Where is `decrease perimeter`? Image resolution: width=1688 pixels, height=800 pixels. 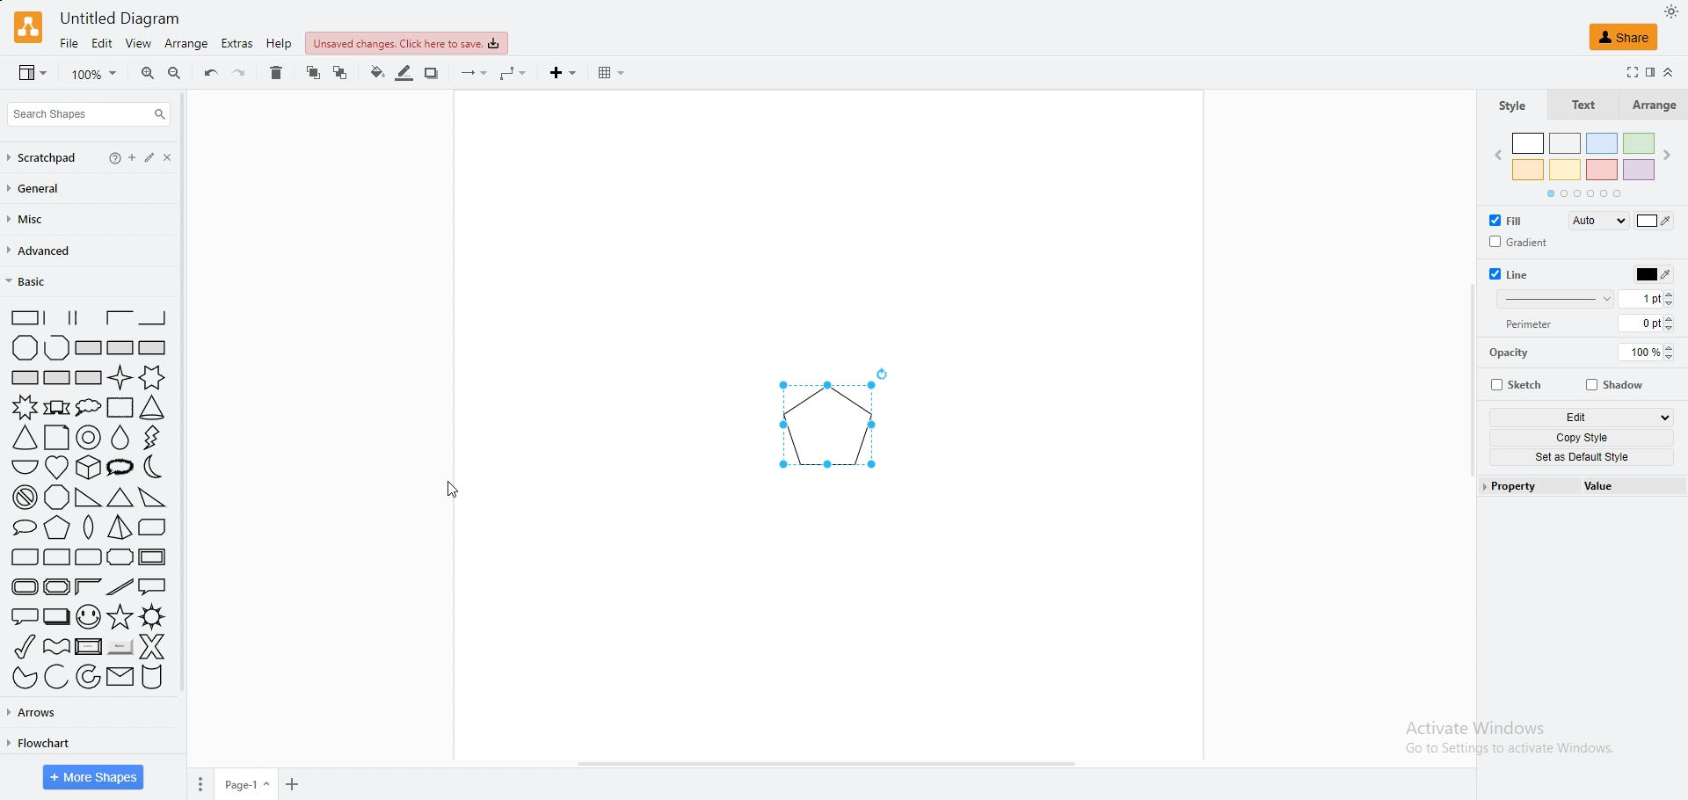 decrease perimeter is located at coordinates (1675, 329).